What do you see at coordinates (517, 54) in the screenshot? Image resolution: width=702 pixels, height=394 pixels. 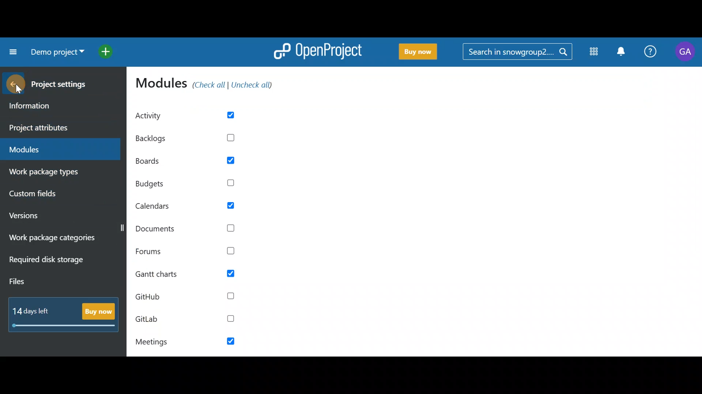 I see `Search bar` at bounding box center [517, 54].